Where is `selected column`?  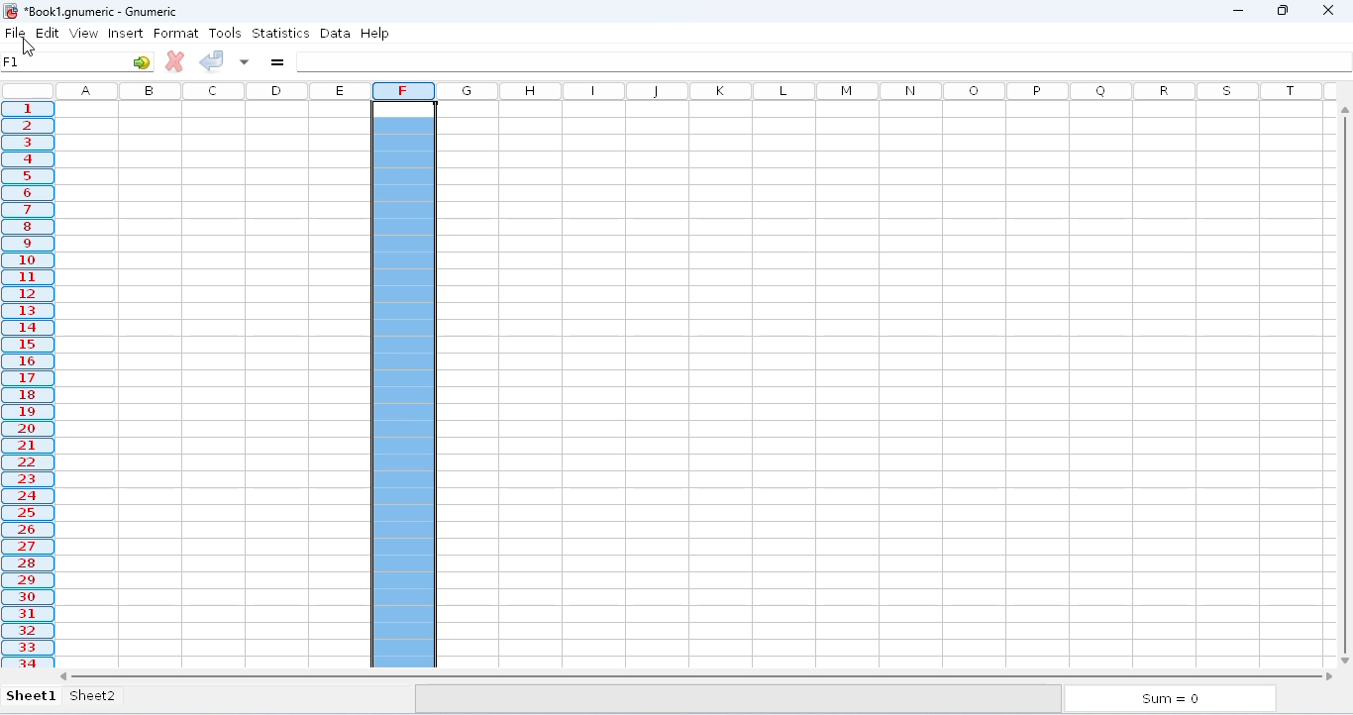 selected column is located at coordinates (27, 384).